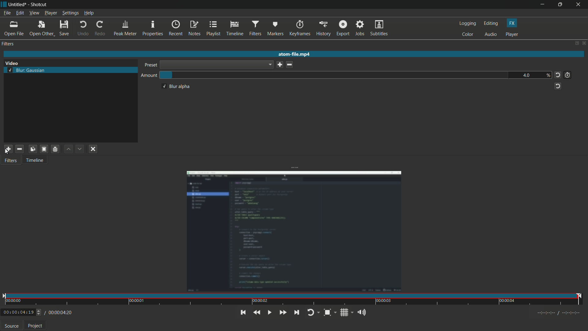 Image resolution: width=588 pixels, height=331 pixels. What do you see at coordinates (66, 29) in the screenshot?
I see `save` at bounding box center [66, 29].